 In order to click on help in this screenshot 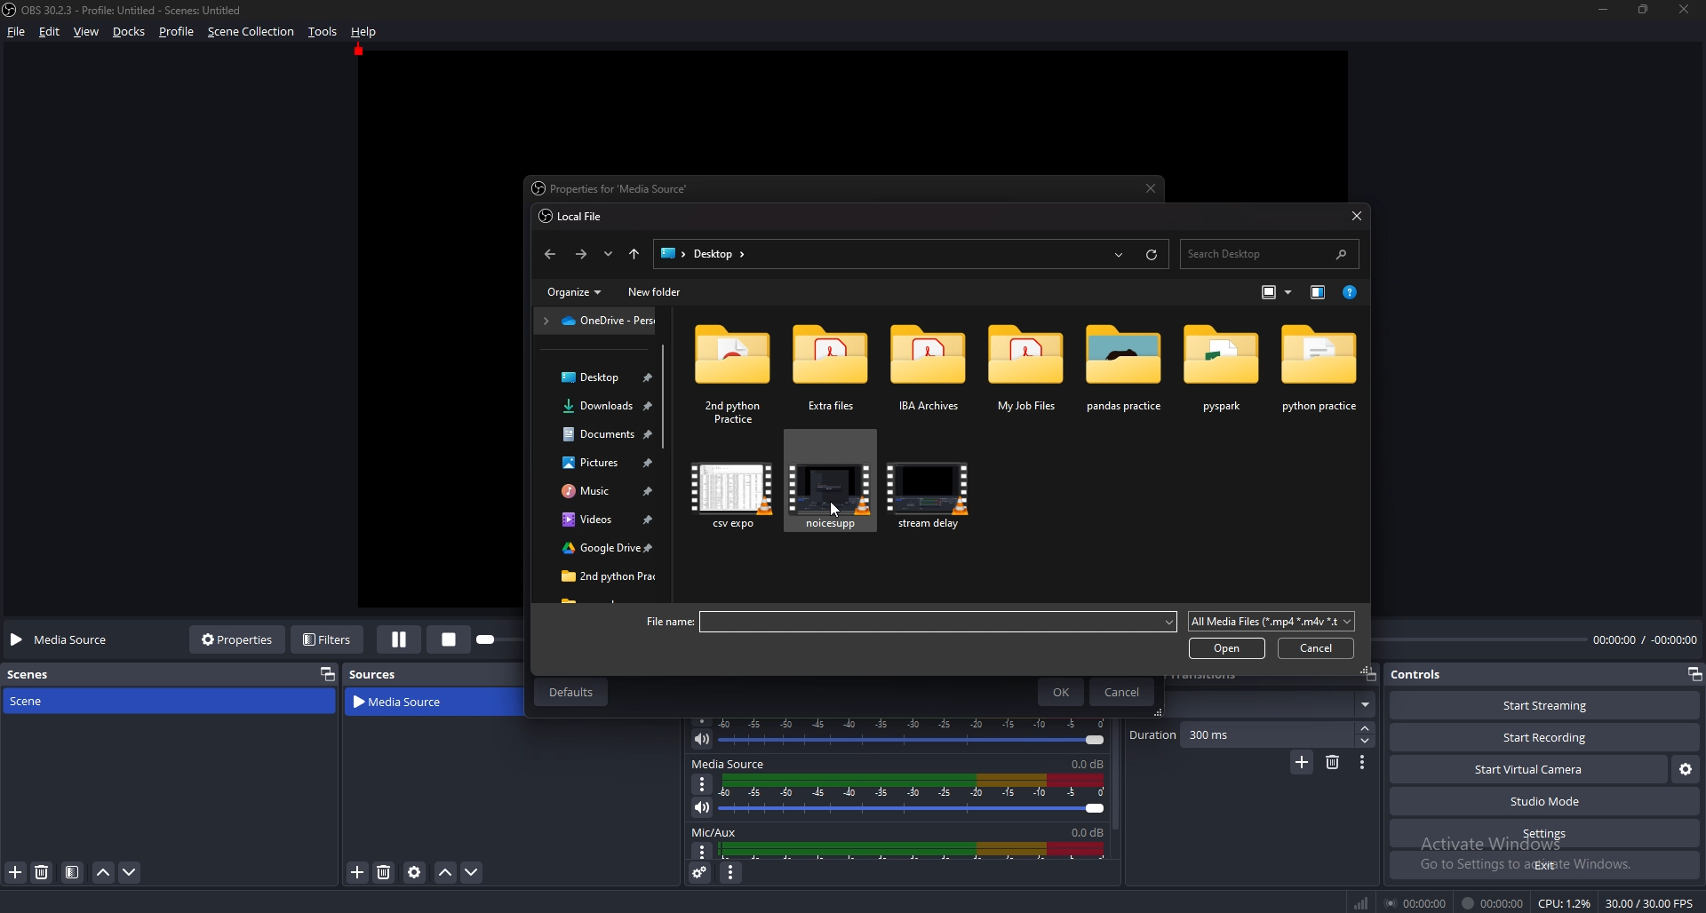, I will do `click(1354, 291)`.